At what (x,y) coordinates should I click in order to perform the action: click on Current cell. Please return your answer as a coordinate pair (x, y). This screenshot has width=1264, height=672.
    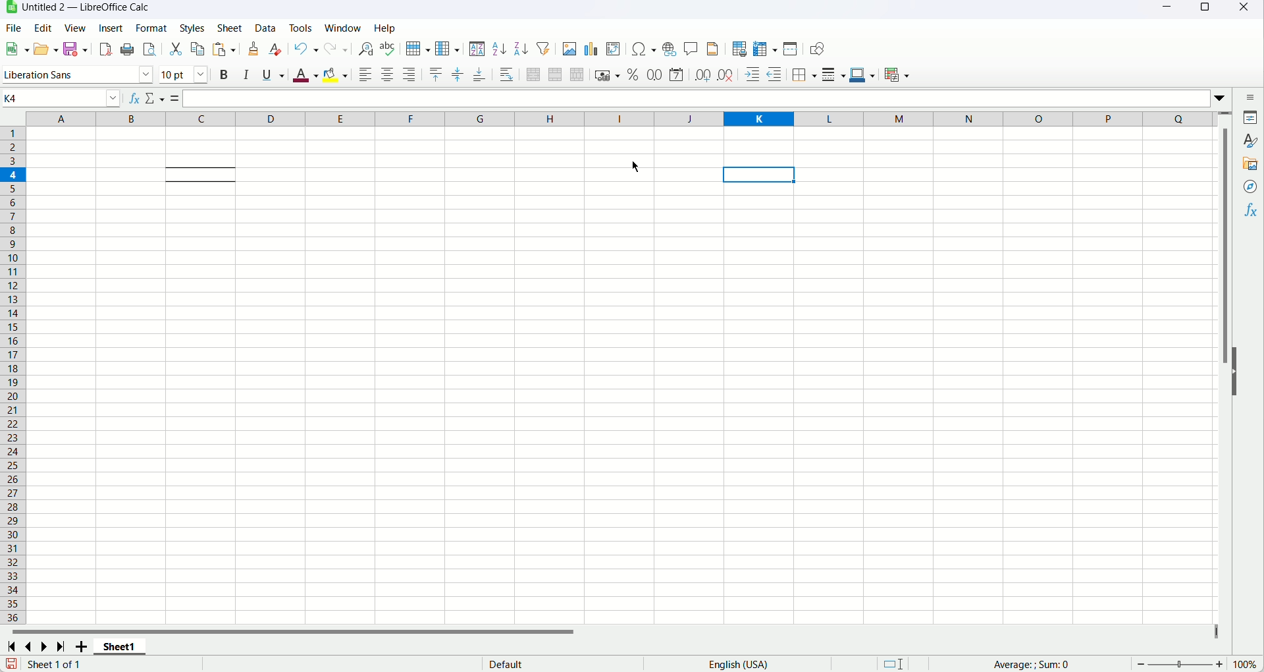
    Looking at the image, I should click on (761, 175).